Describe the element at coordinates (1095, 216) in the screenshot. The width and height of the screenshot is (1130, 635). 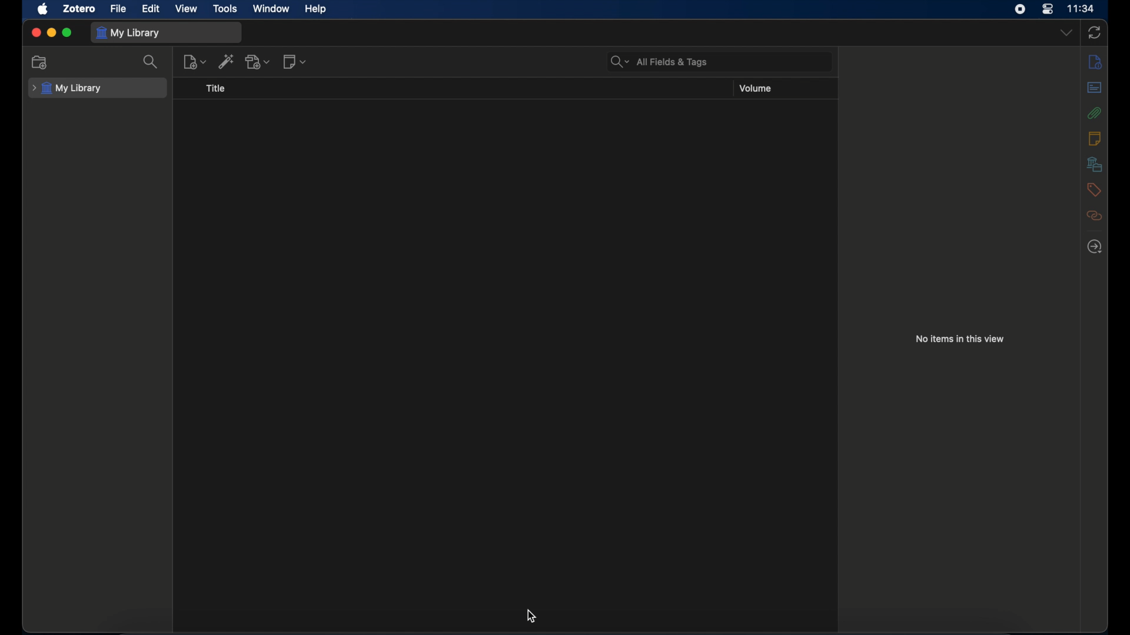
I see `related` at that location.